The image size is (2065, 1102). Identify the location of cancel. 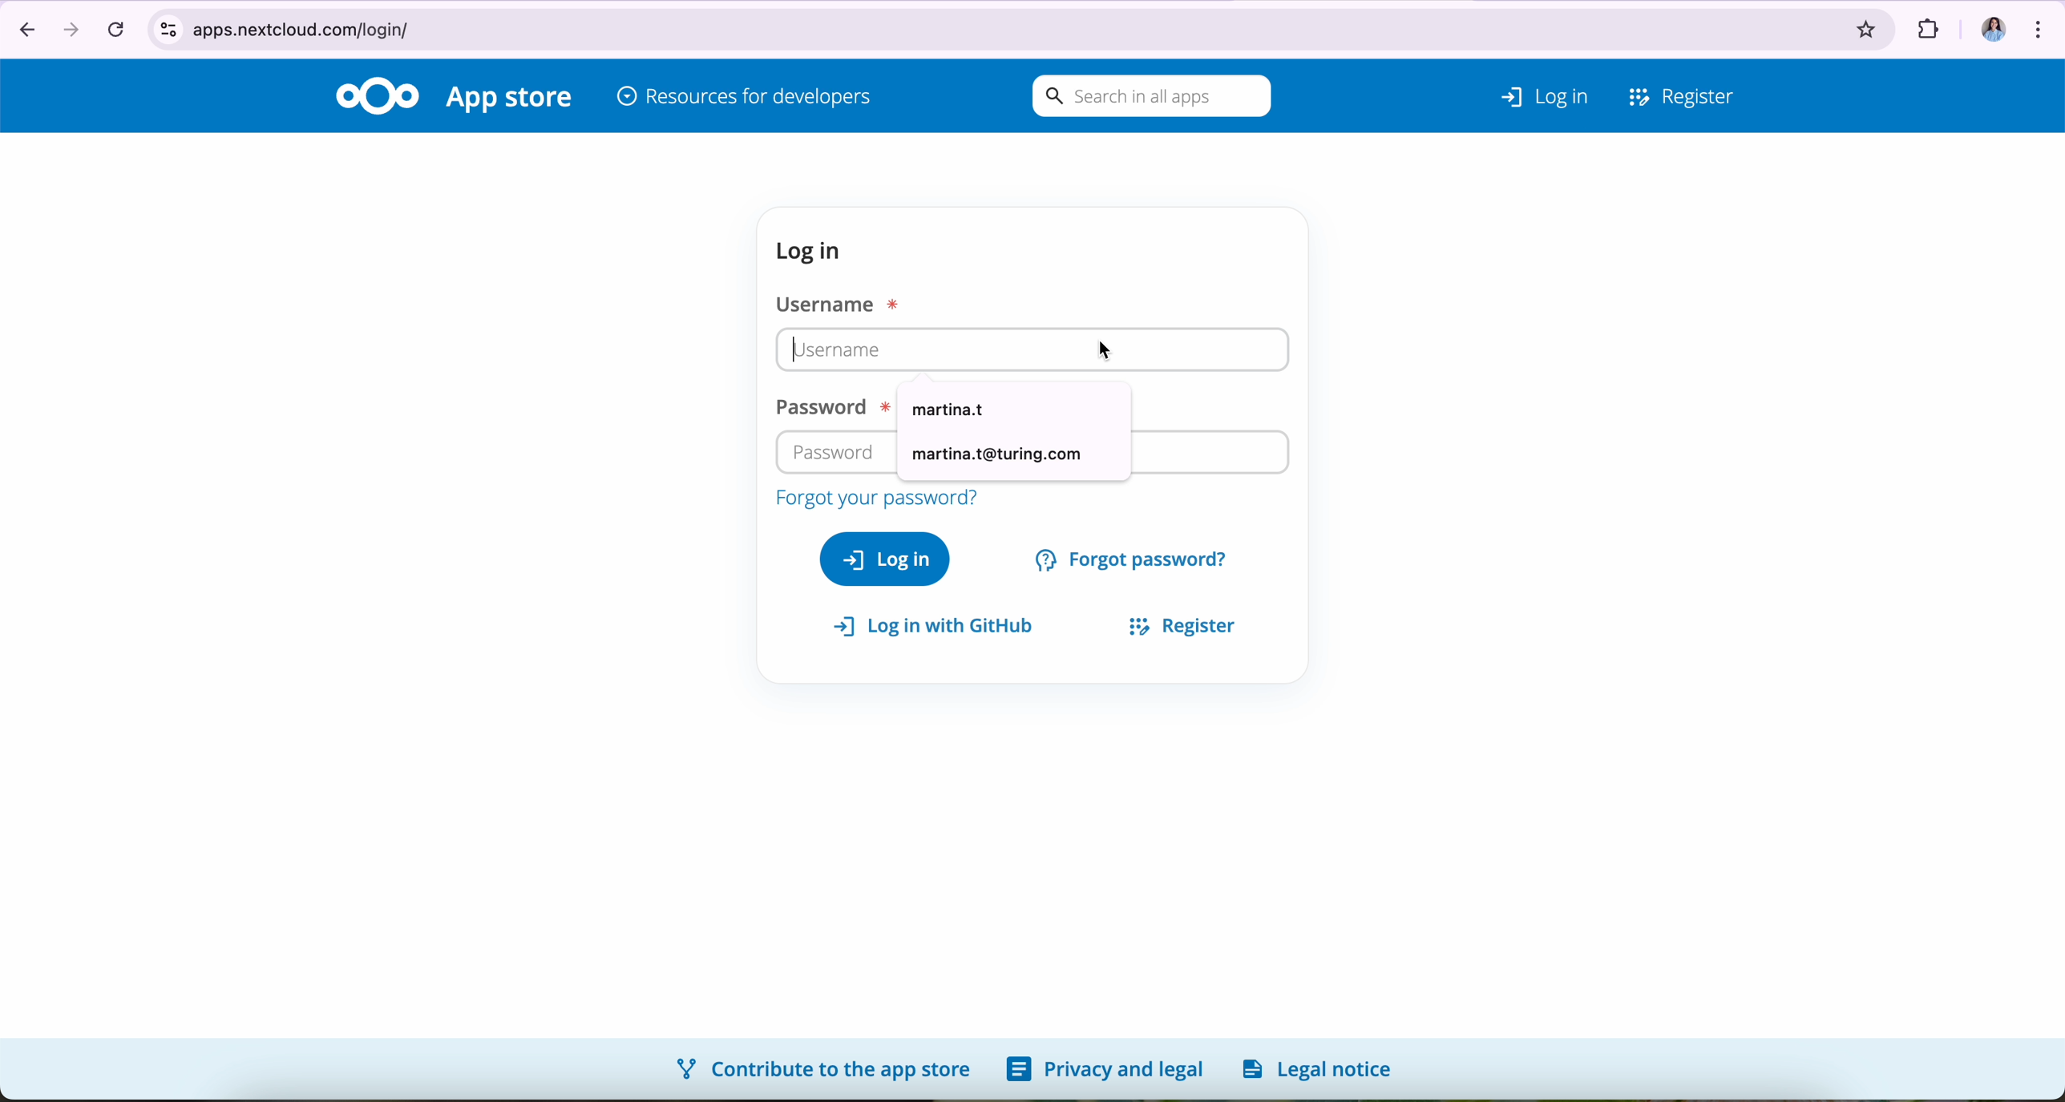
(115, 28).